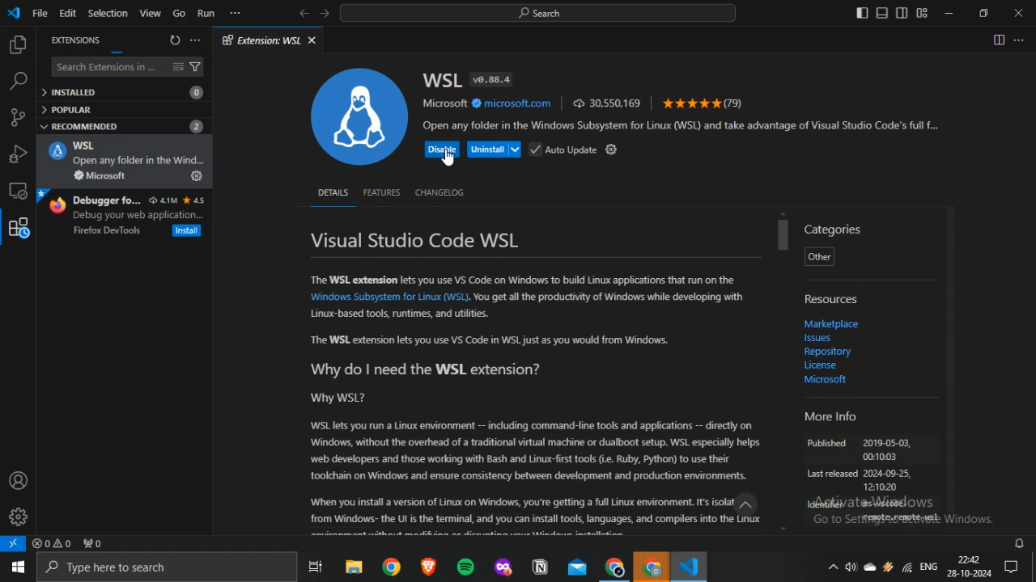 This screenshot has height=582, width=1036. I want to click on Ws-vscode-, so click(881, 504).